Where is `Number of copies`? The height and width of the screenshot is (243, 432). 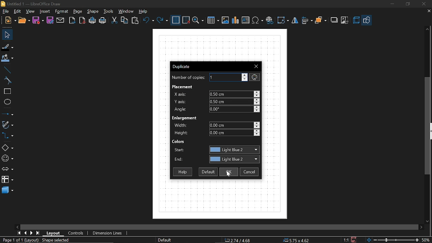 Number of copies is located at coordinates (188, 78).